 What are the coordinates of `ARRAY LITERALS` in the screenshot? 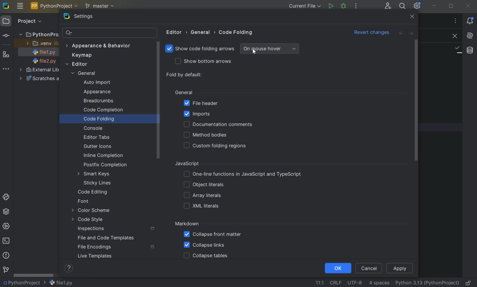 It's located at (202, 196).